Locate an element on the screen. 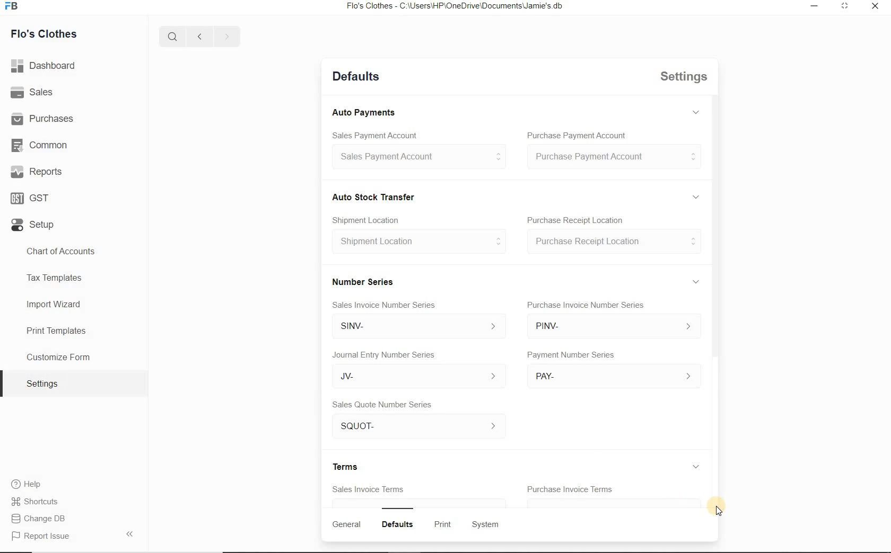  Tax Templates is located at coordinates (58, 277).